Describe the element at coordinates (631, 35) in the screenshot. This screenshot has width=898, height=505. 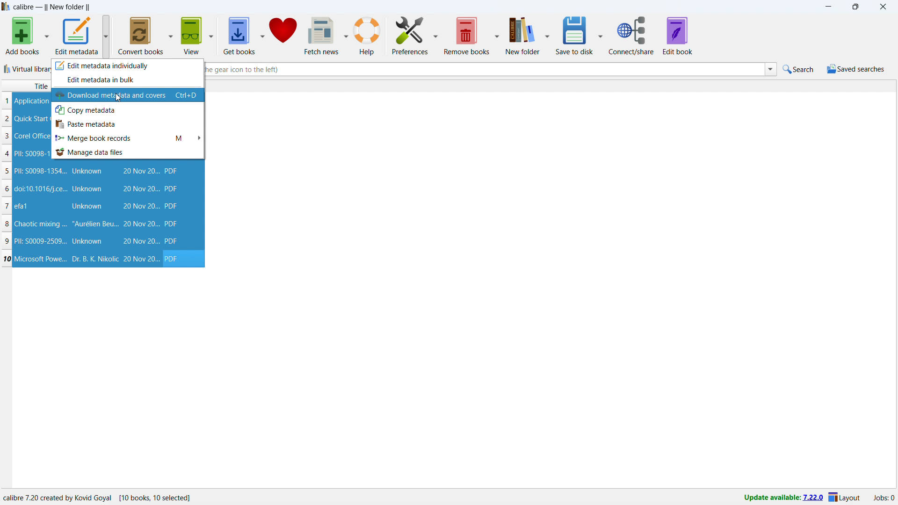
I see `connect/share` at that location.